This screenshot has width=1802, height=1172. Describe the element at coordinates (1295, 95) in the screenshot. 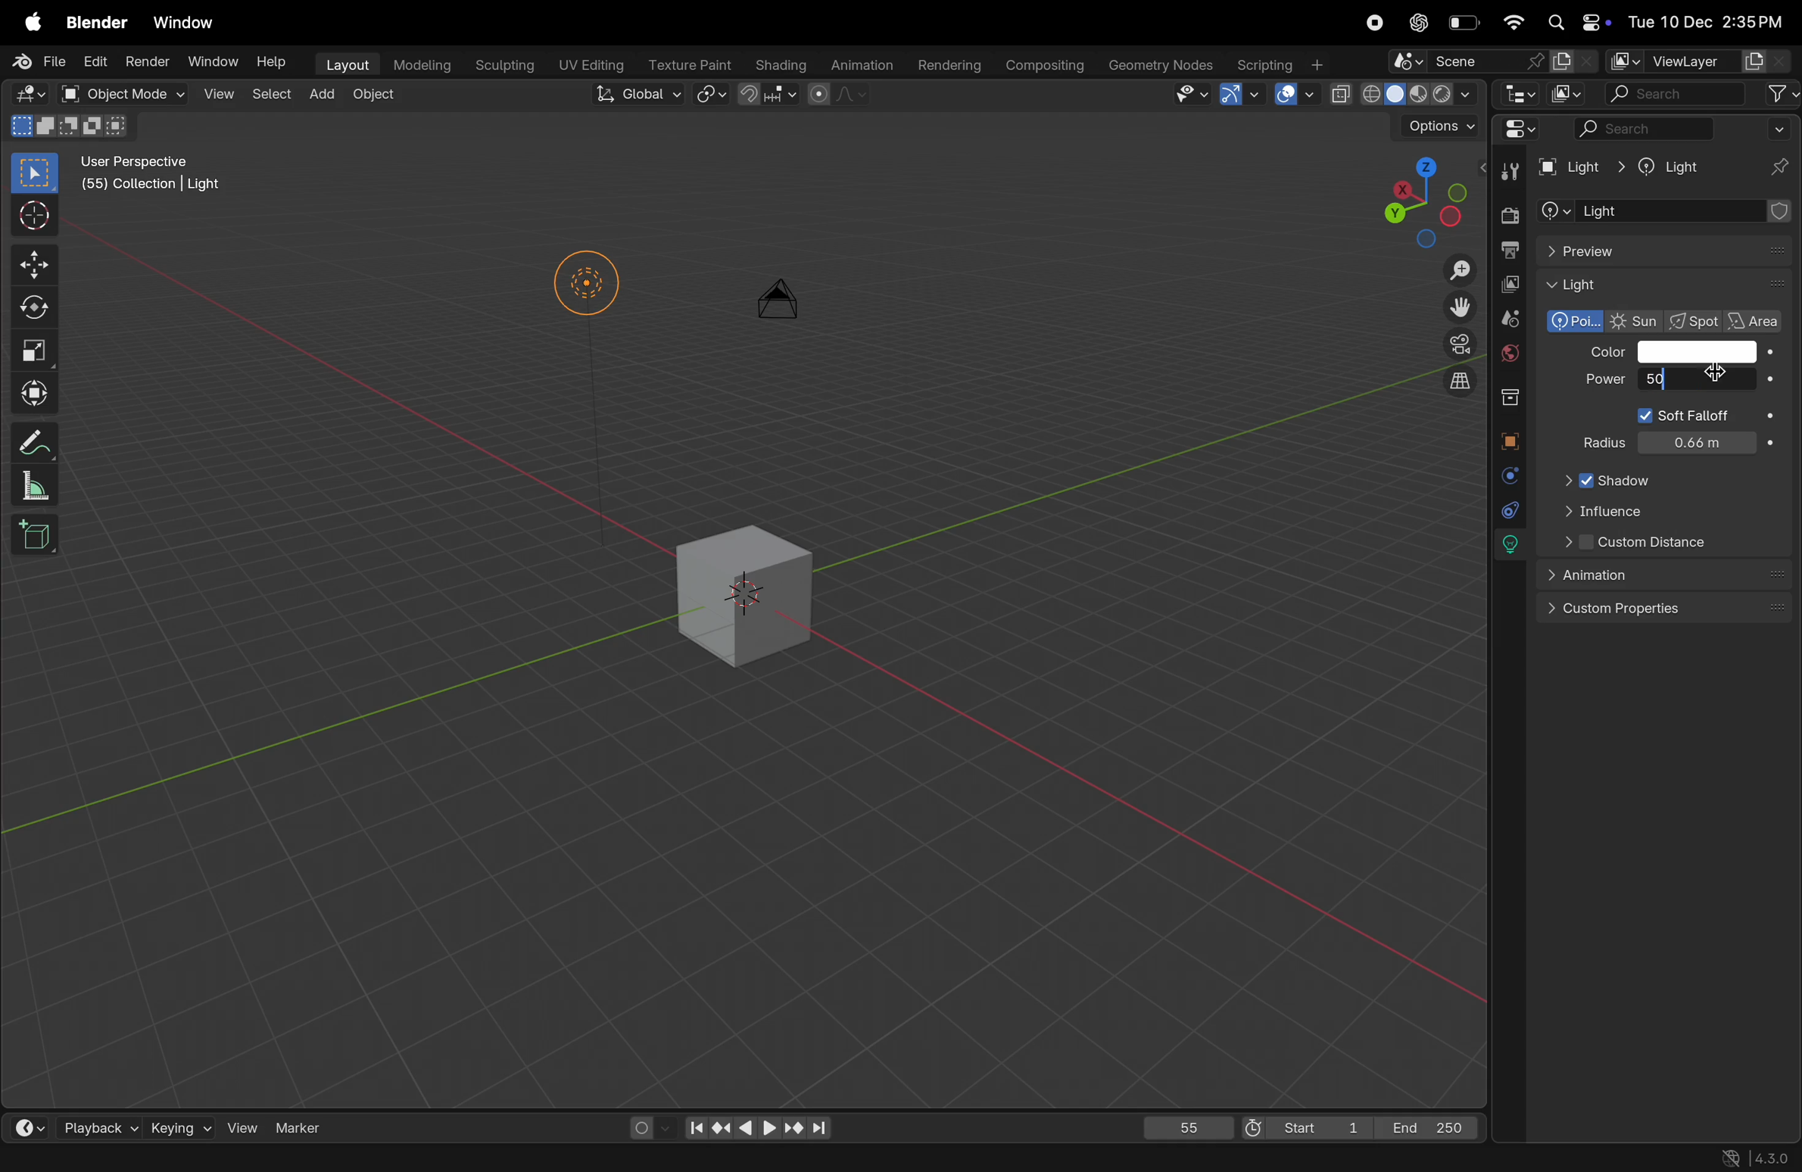

I see `show overlays` at that location.